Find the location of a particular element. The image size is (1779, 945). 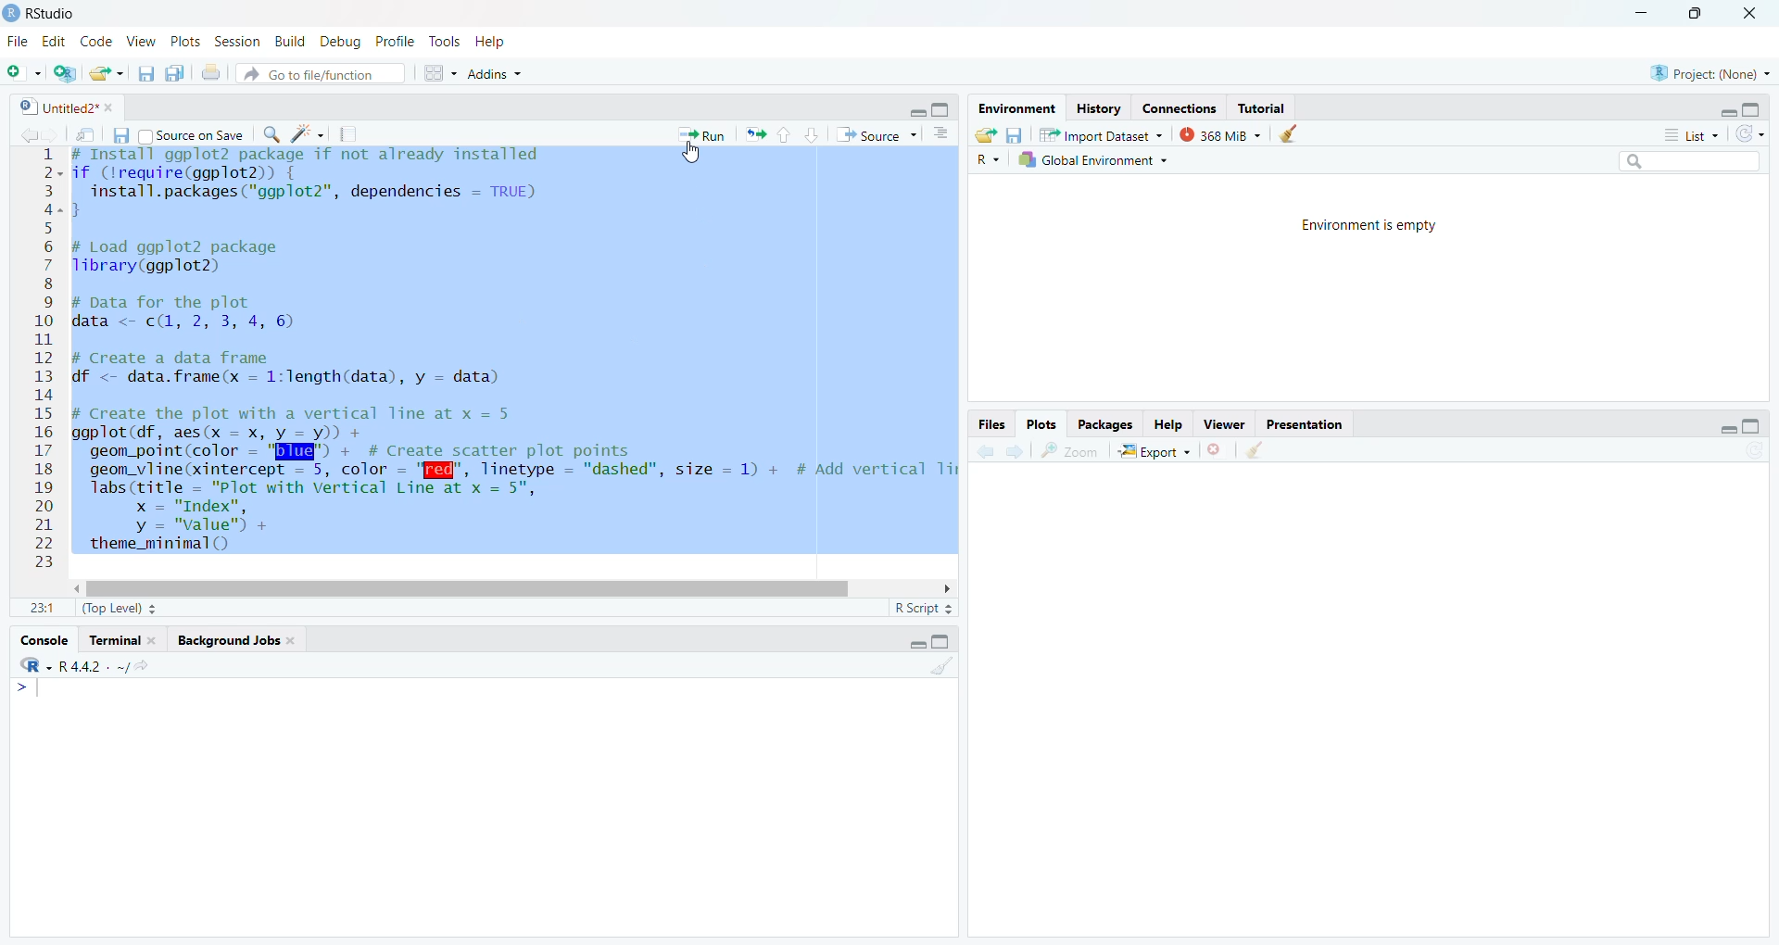

R442 . ~/ is located at coordinates (74, 665).